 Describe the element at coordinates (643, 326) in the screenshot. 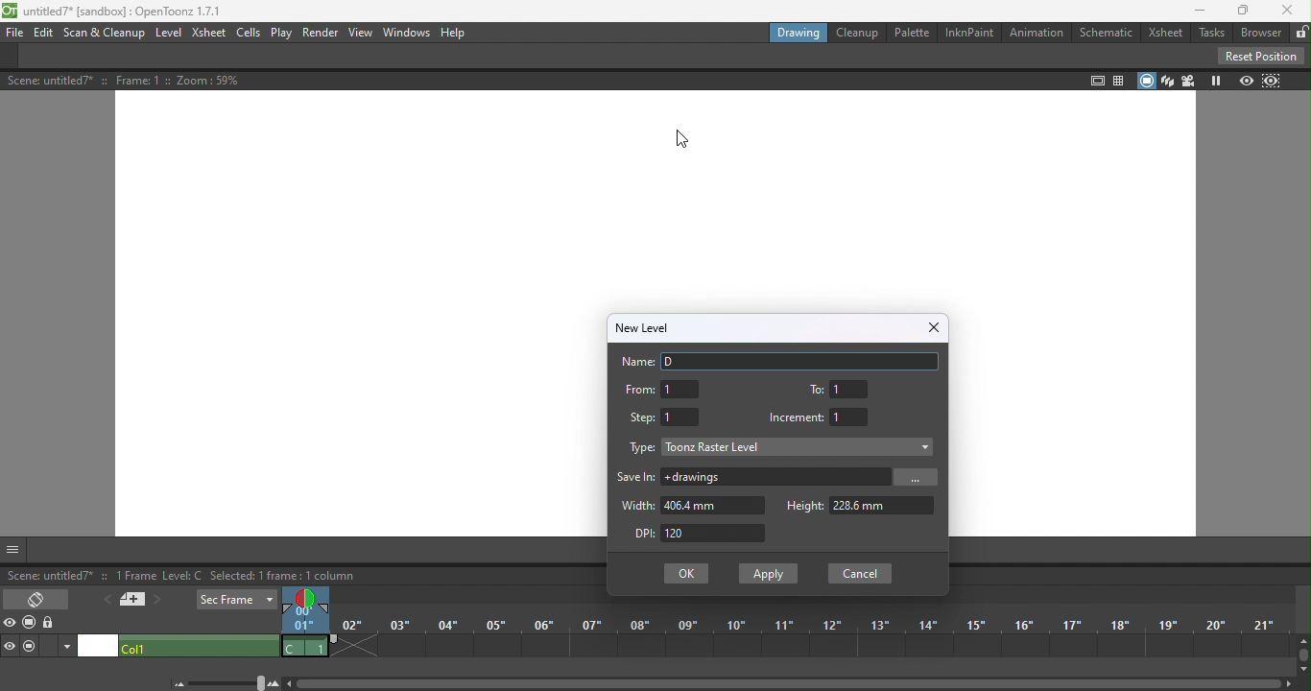

I see `New Level` at that location.